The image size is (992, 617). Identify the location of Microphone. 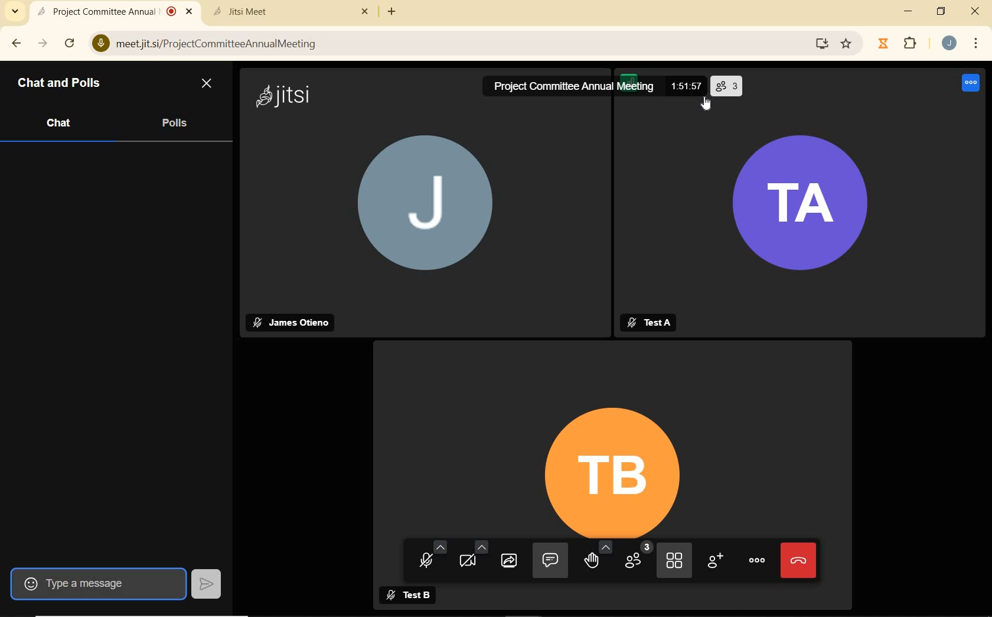
(98, 45).